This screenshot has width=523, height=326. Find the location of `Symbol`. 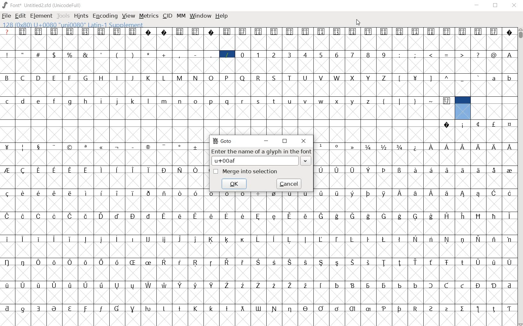

Symbol is located at coordinates (353, 147).